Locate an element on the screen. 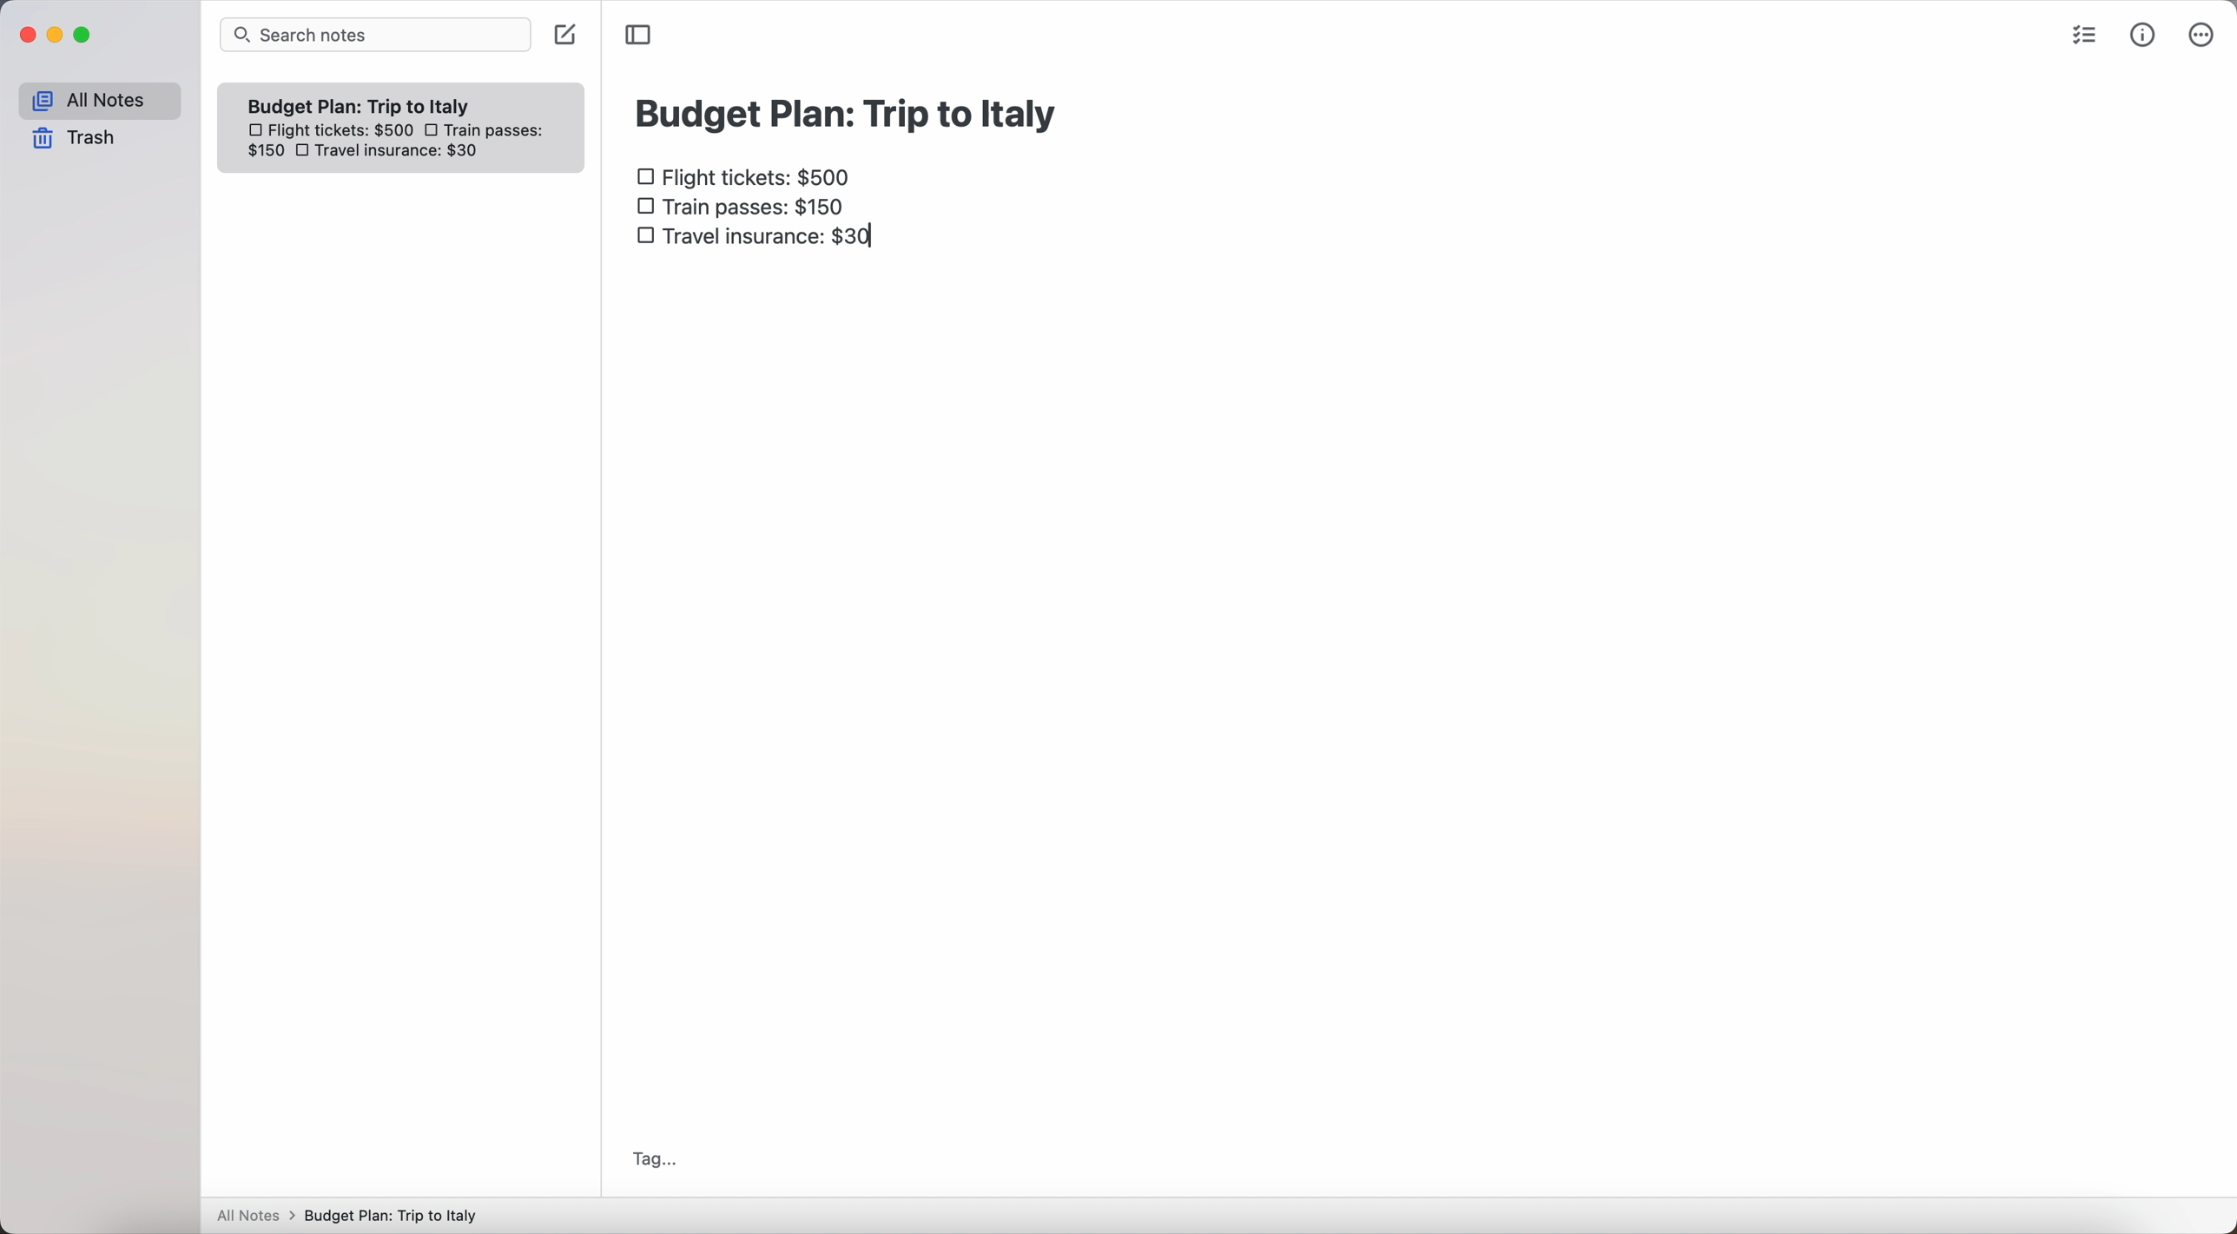 The height and width of the screenshot is (1234, 2237). close Simplenote is located at coordinates (27, 35).